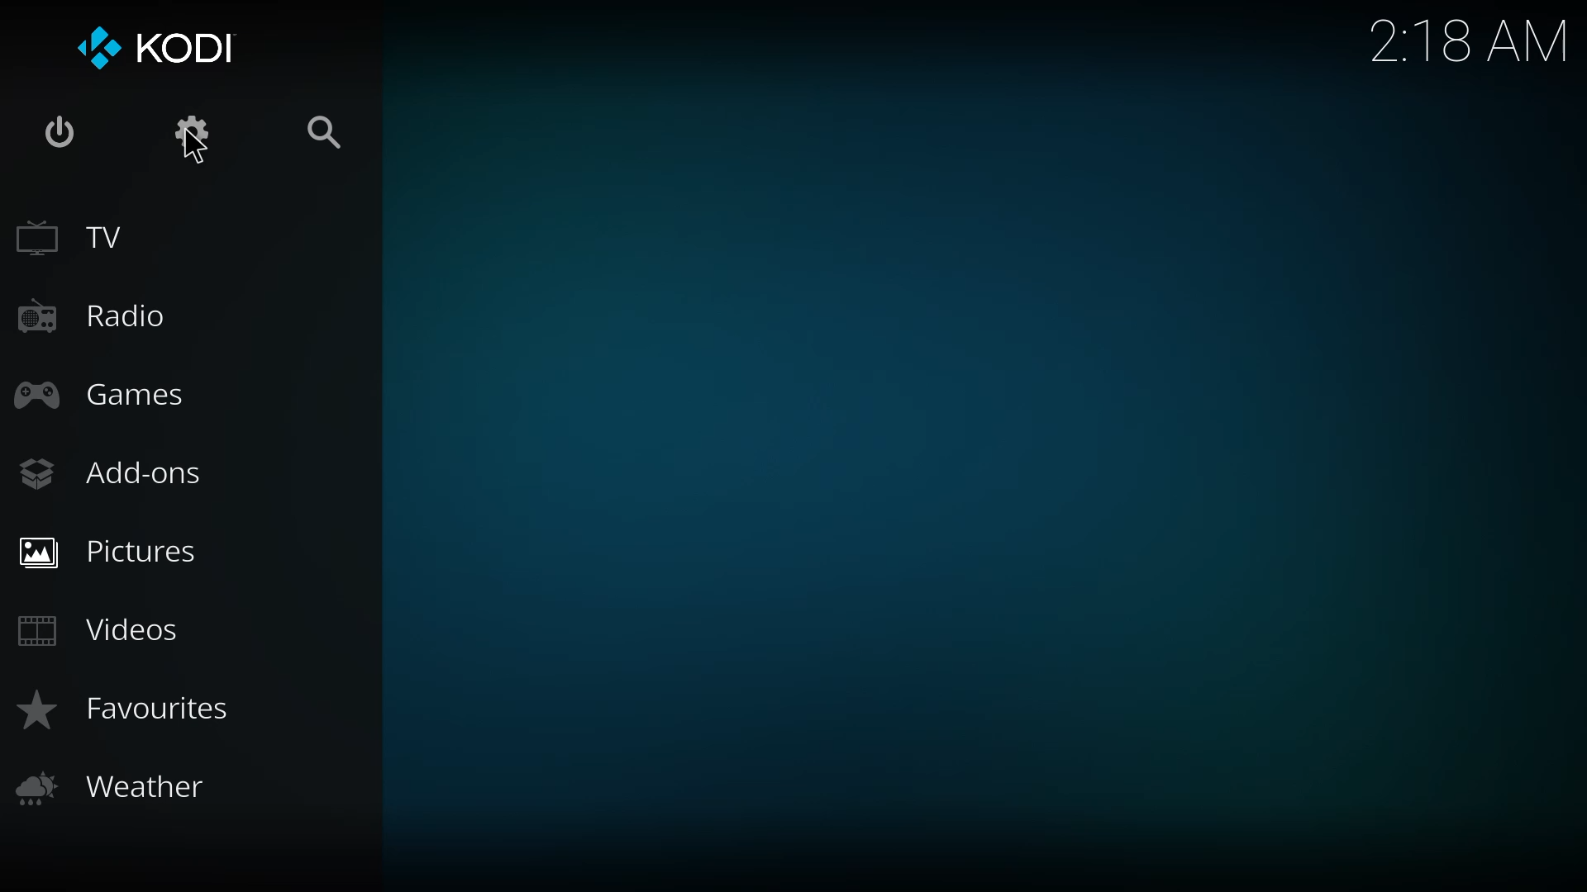  Describe the element at coordinates (161, 49) in the screenshot. I see `kodi` at that location.